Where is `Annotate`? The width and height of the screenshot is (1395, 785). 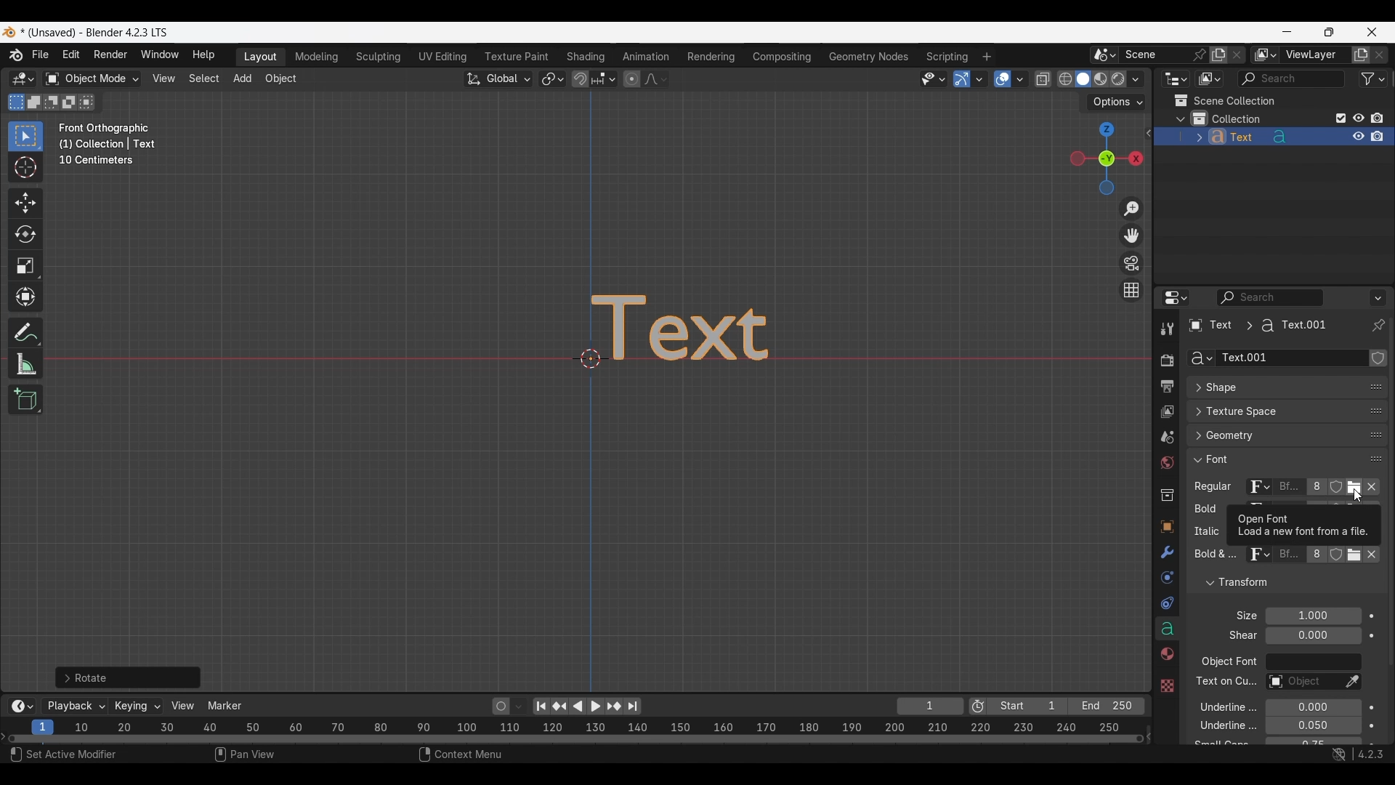
Annotate is located at coordinates (25, 333).